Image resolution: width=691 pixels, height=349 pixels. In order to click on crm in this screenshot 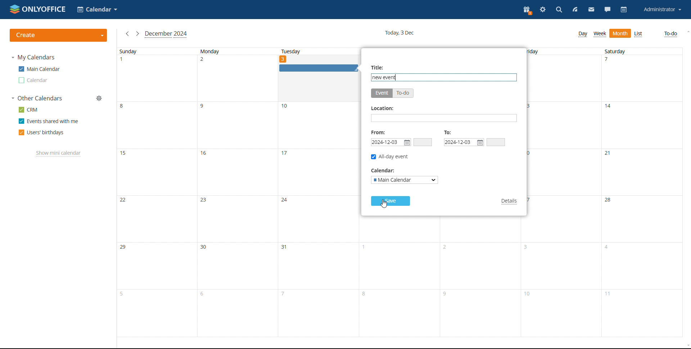, I will do `click(28, 109)`.